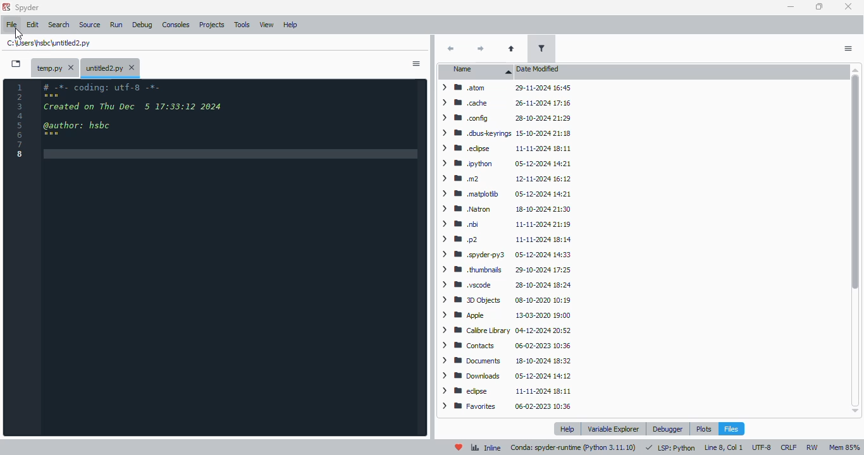 The image size is (864, 455). I want to click on conda: spyder-runtime (pyton 3. 11. 10), so click(573, 449).